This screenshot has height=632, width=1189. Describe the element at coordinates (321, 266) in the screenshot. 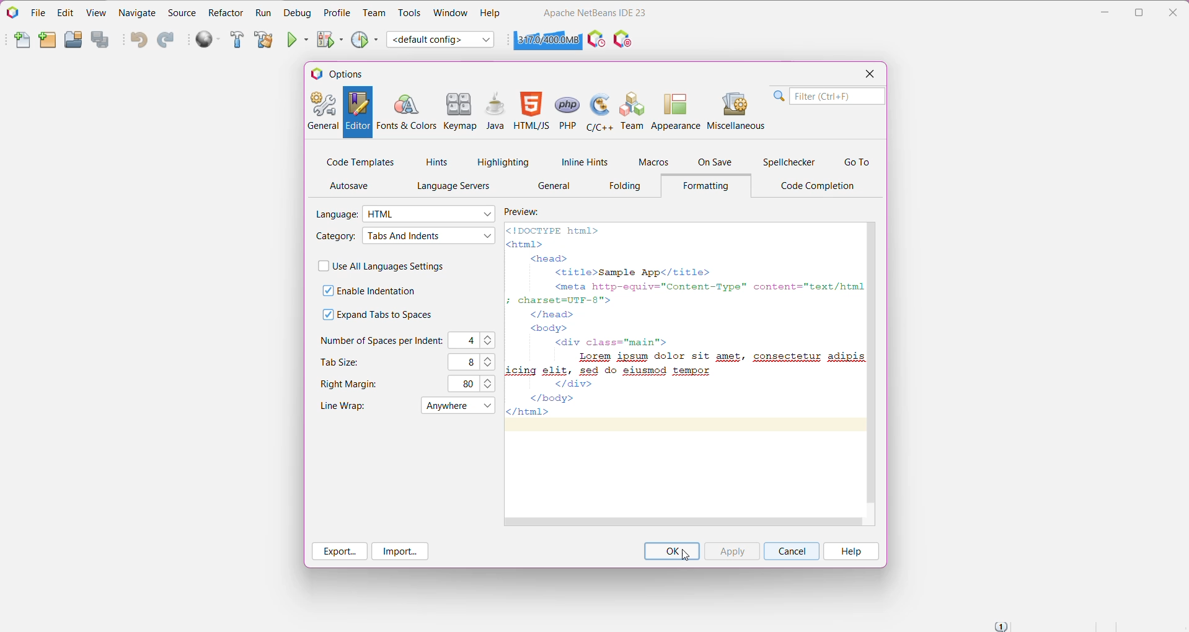

I see `check box` at that location.